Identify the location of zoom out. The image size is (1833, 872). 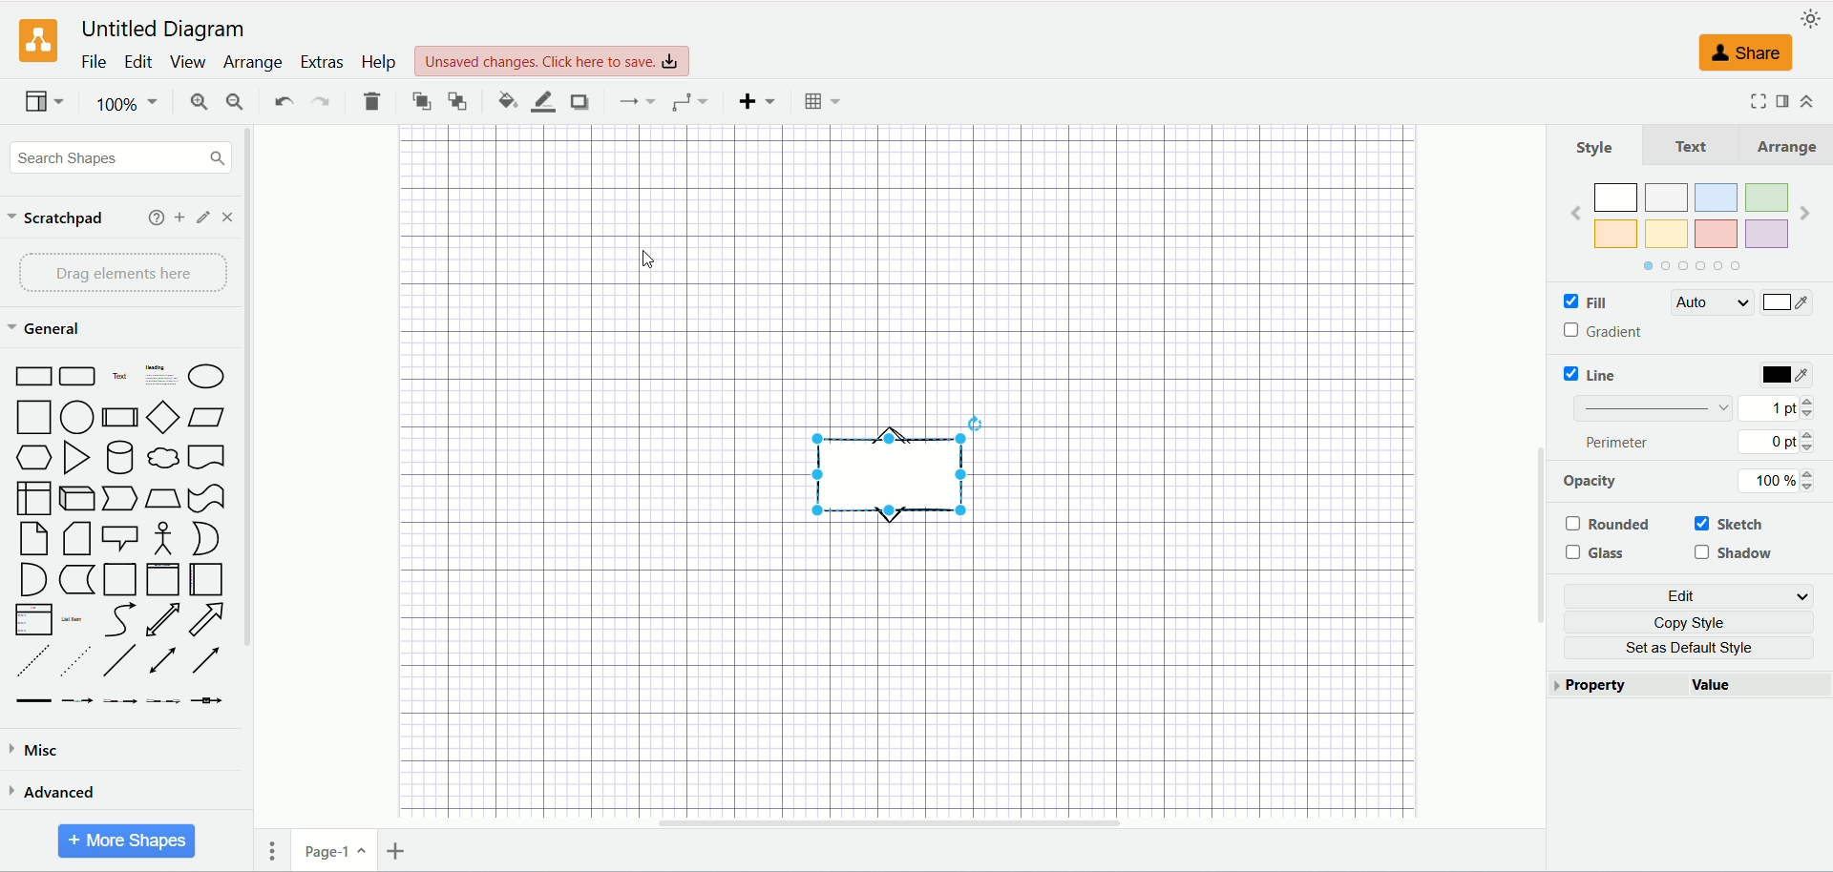
(232, 103).